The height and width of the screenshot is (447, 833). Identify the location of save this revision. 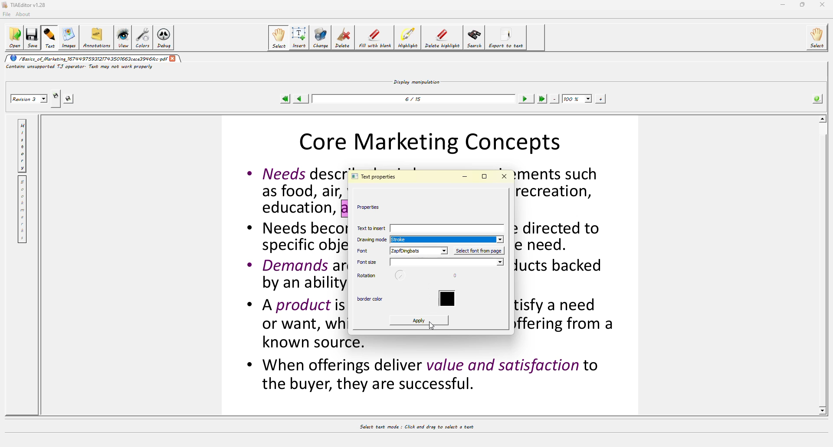
(69, 99).